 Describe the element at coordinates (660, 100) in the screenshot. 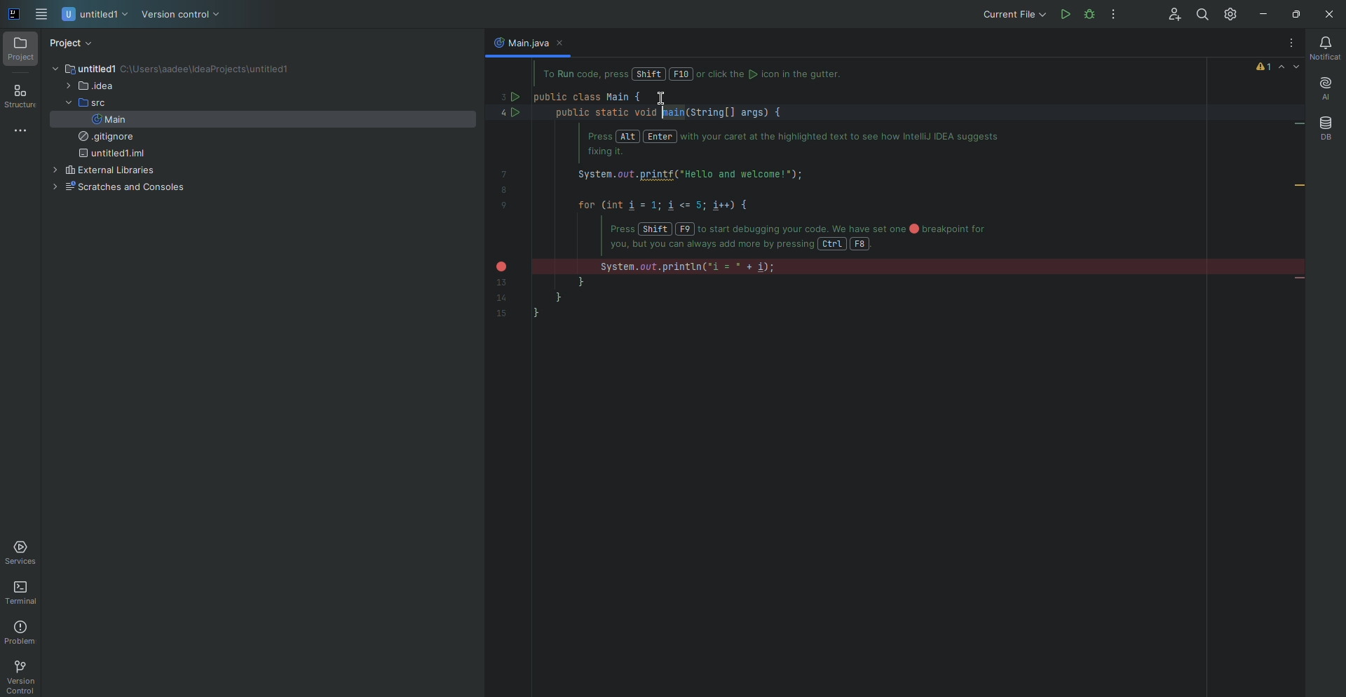

I see `cursor` at that location.